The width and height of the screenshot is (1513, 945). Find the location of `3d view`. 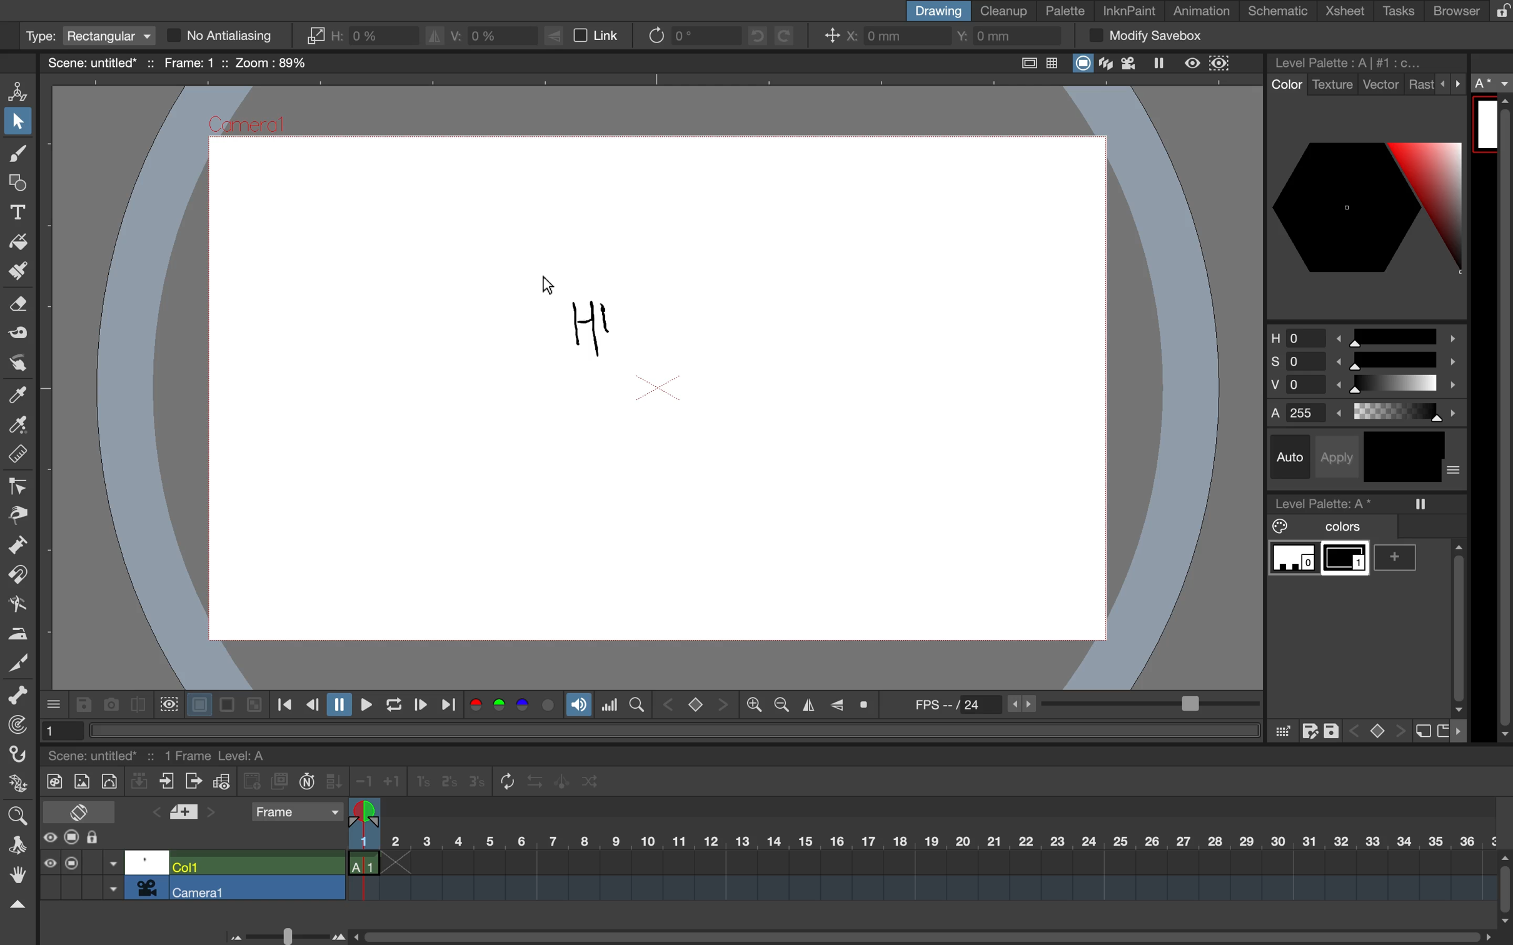

3d view is located at coordinates (1108, 64).